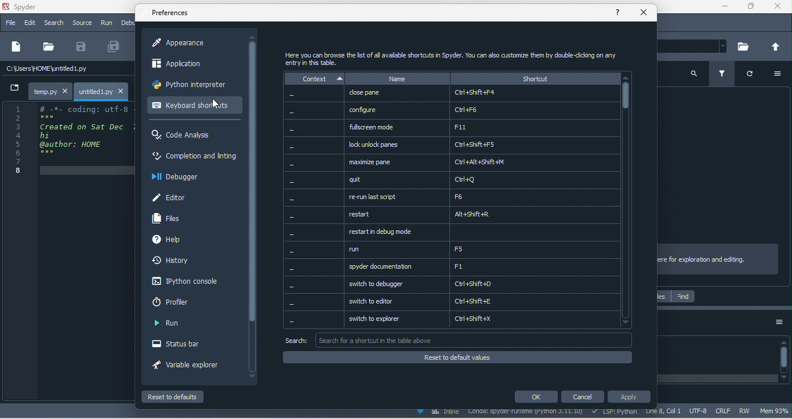 This screenshot has height=419, width=792. I want to click on minimize, so click(728, 8).